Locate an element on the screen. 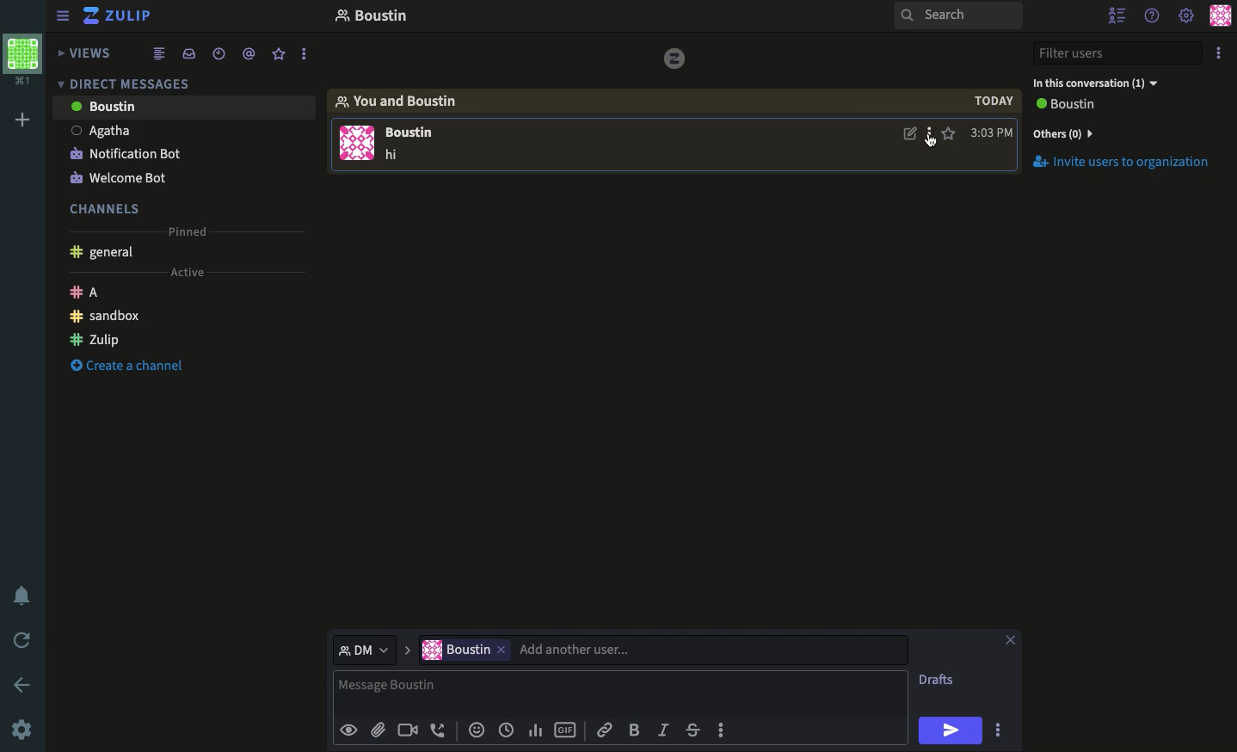 The width and height of the screenshot is (1237, 752). Settings is located at coordinates (24, 729).